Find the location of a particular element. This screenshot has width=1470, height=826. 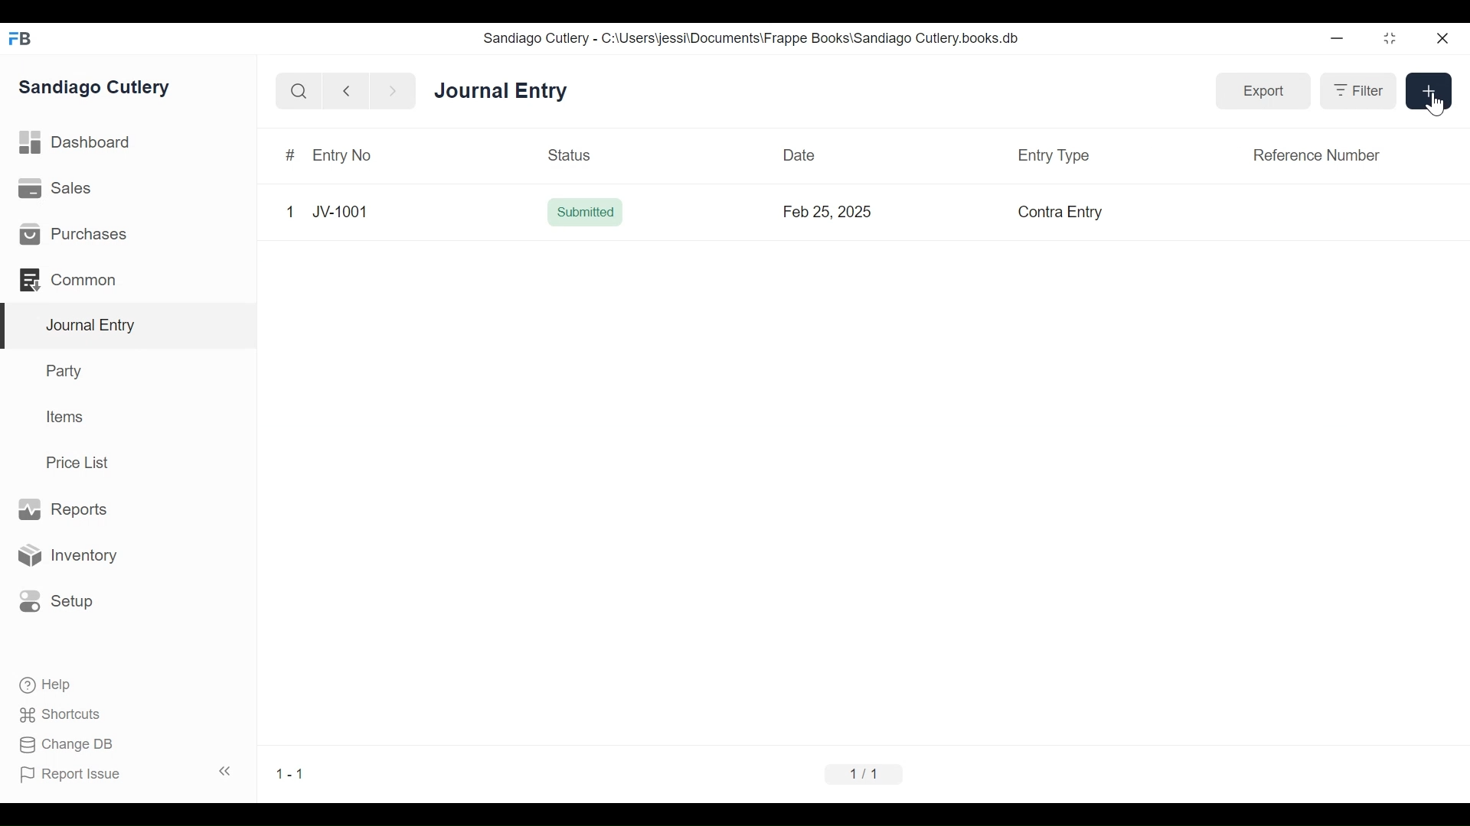

1 is located at coordinates (289, 212).